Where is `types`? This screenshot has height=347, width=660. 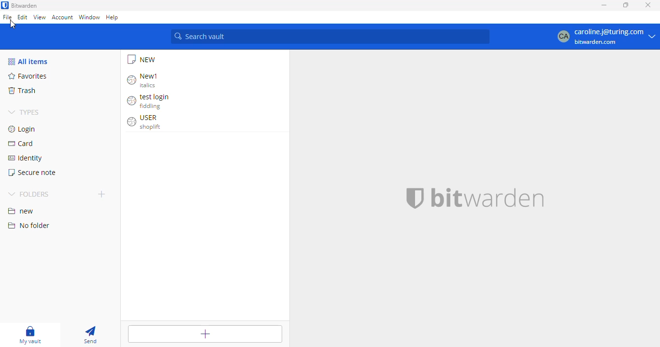 types is located at coordinates (24, 113).